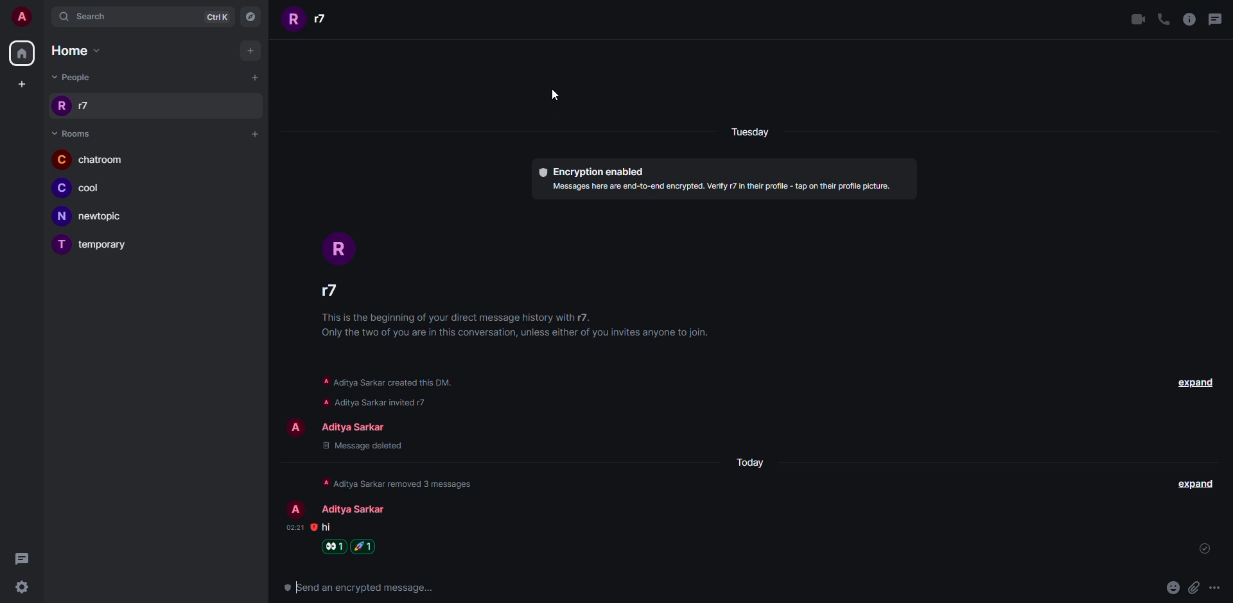 Image resolution: width=1233 pixels, height=603 pixels. I want to click on info, so click(376, 402).